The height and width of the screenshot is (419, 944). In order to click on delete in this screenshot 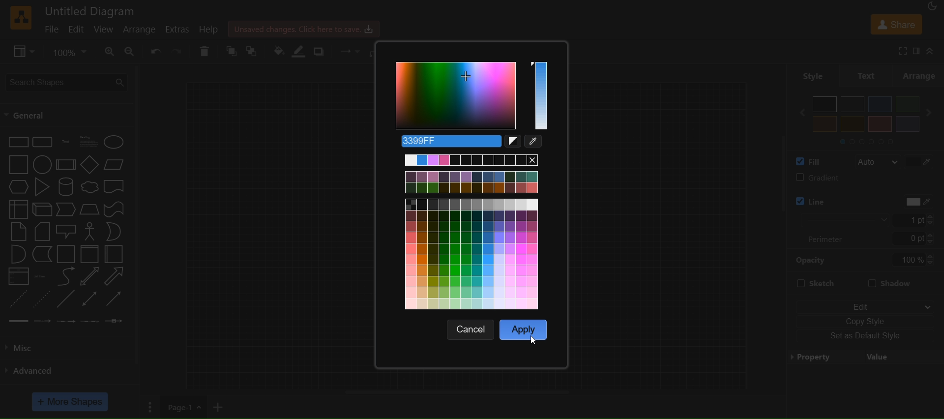, I will do `click(205, 51)`.